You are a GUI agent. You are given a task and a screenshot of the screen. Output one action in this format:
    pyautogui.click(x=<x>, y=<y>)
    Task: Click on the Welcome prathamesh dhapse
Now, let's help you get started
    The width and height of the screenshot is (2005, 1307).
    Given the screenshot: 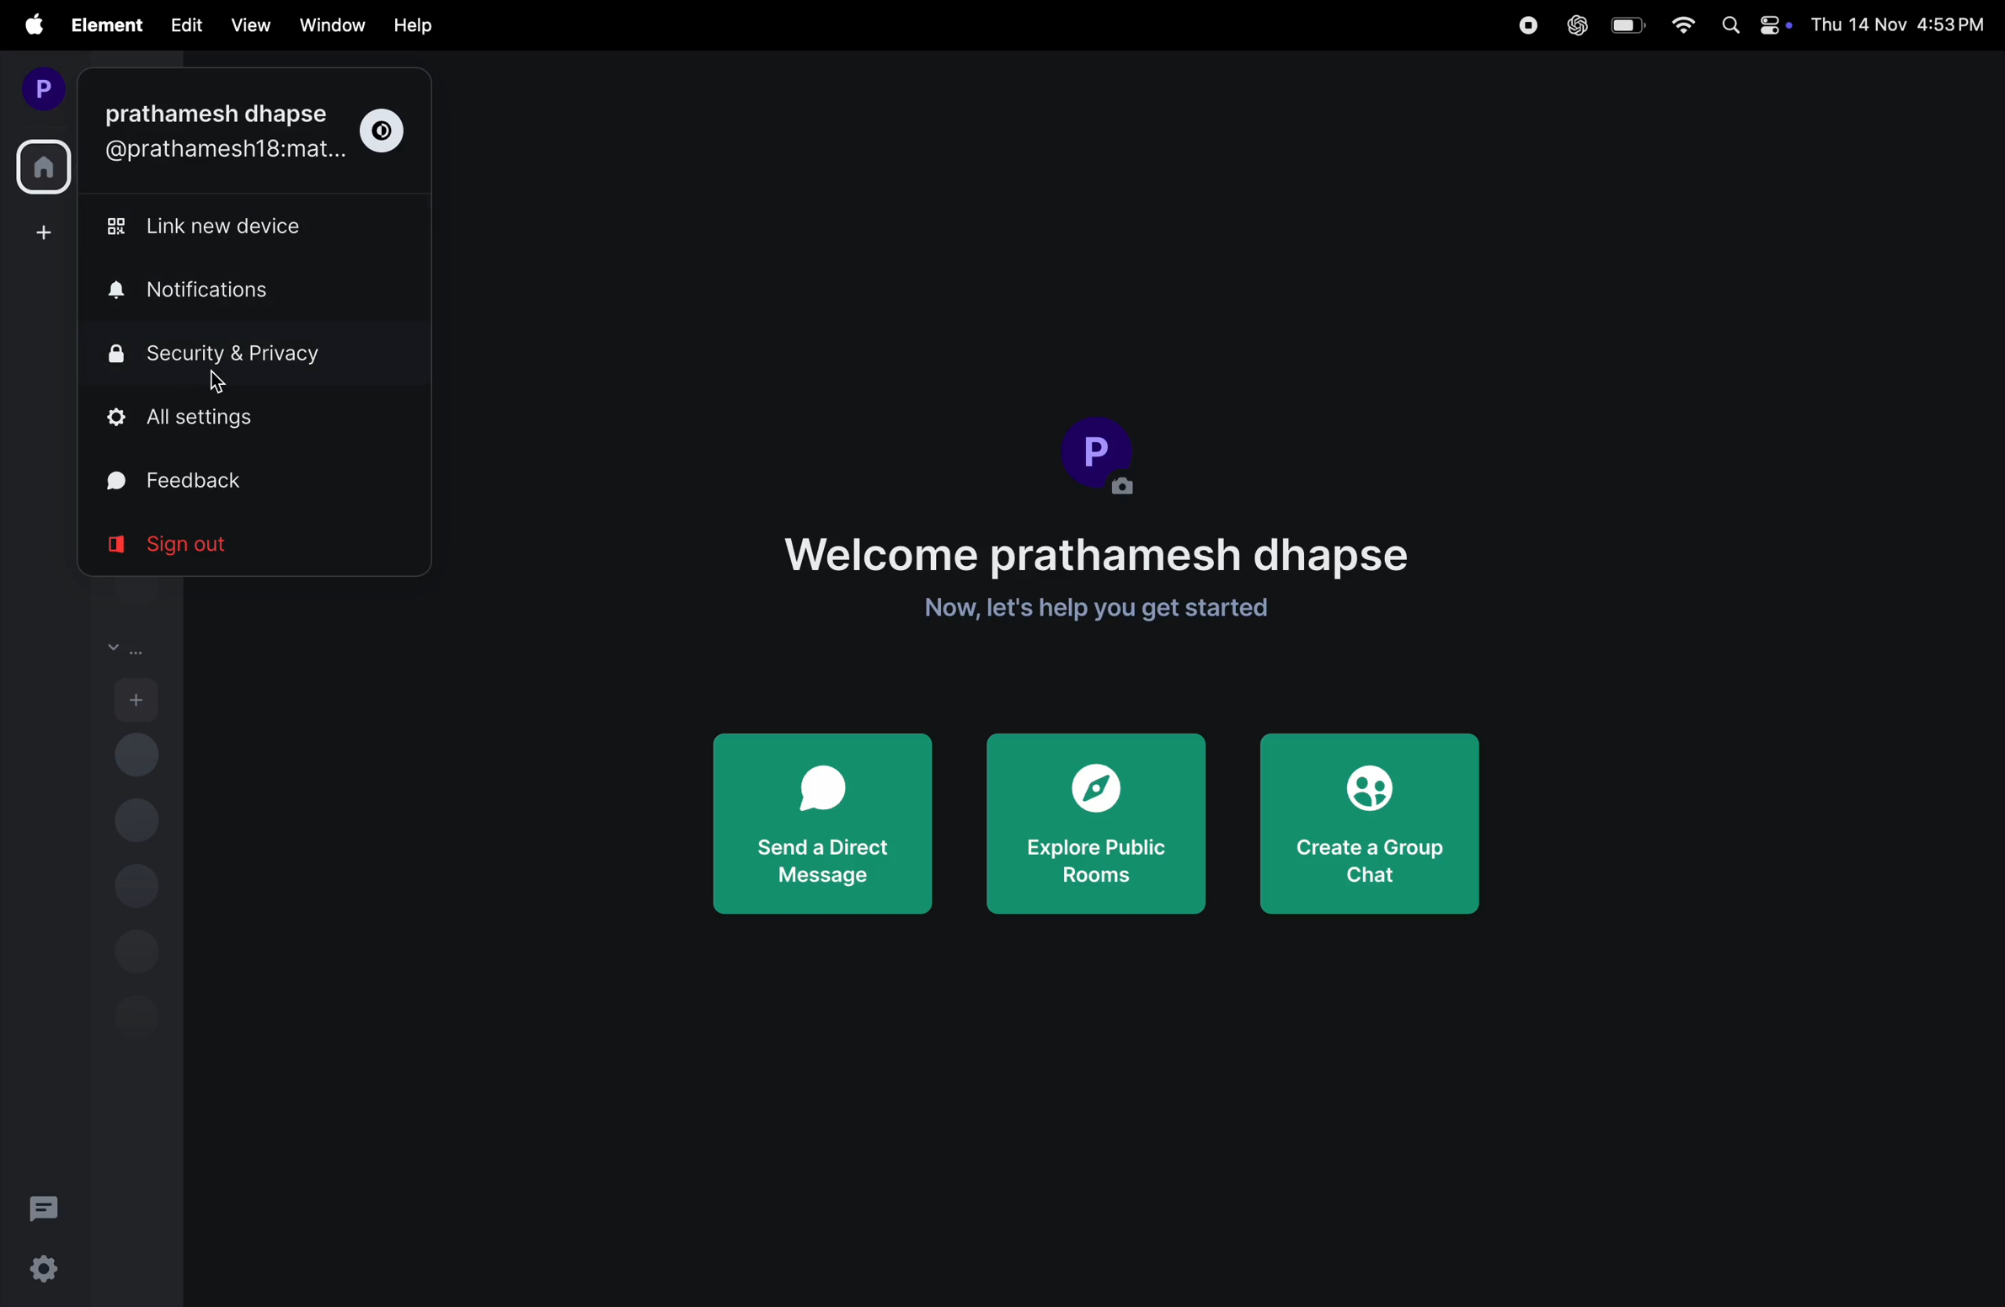 What is the action you would take?
    pyautogui.click(x=1099, y=584)
    